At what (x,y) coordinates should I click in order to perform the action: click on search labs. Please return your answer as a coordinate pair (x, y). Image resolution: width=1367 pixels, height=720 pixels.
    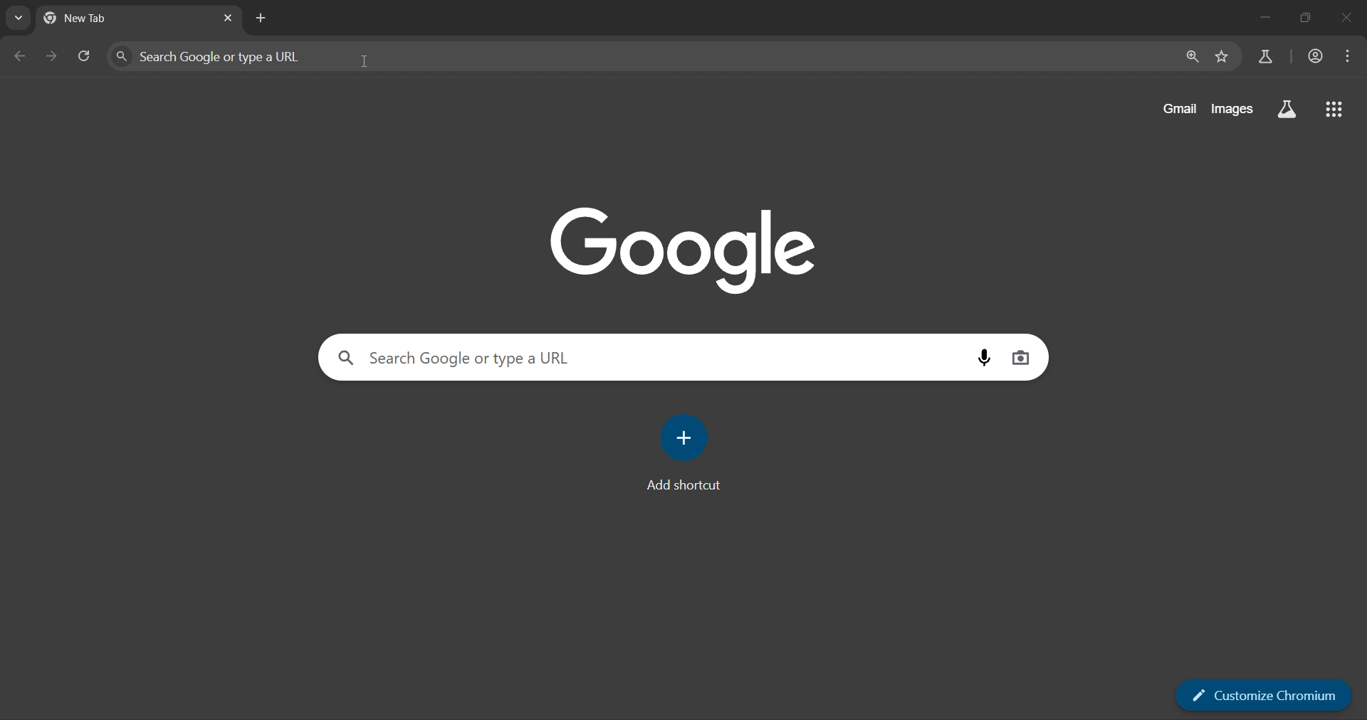
    Looking at the image, I should click on (1264, 58).